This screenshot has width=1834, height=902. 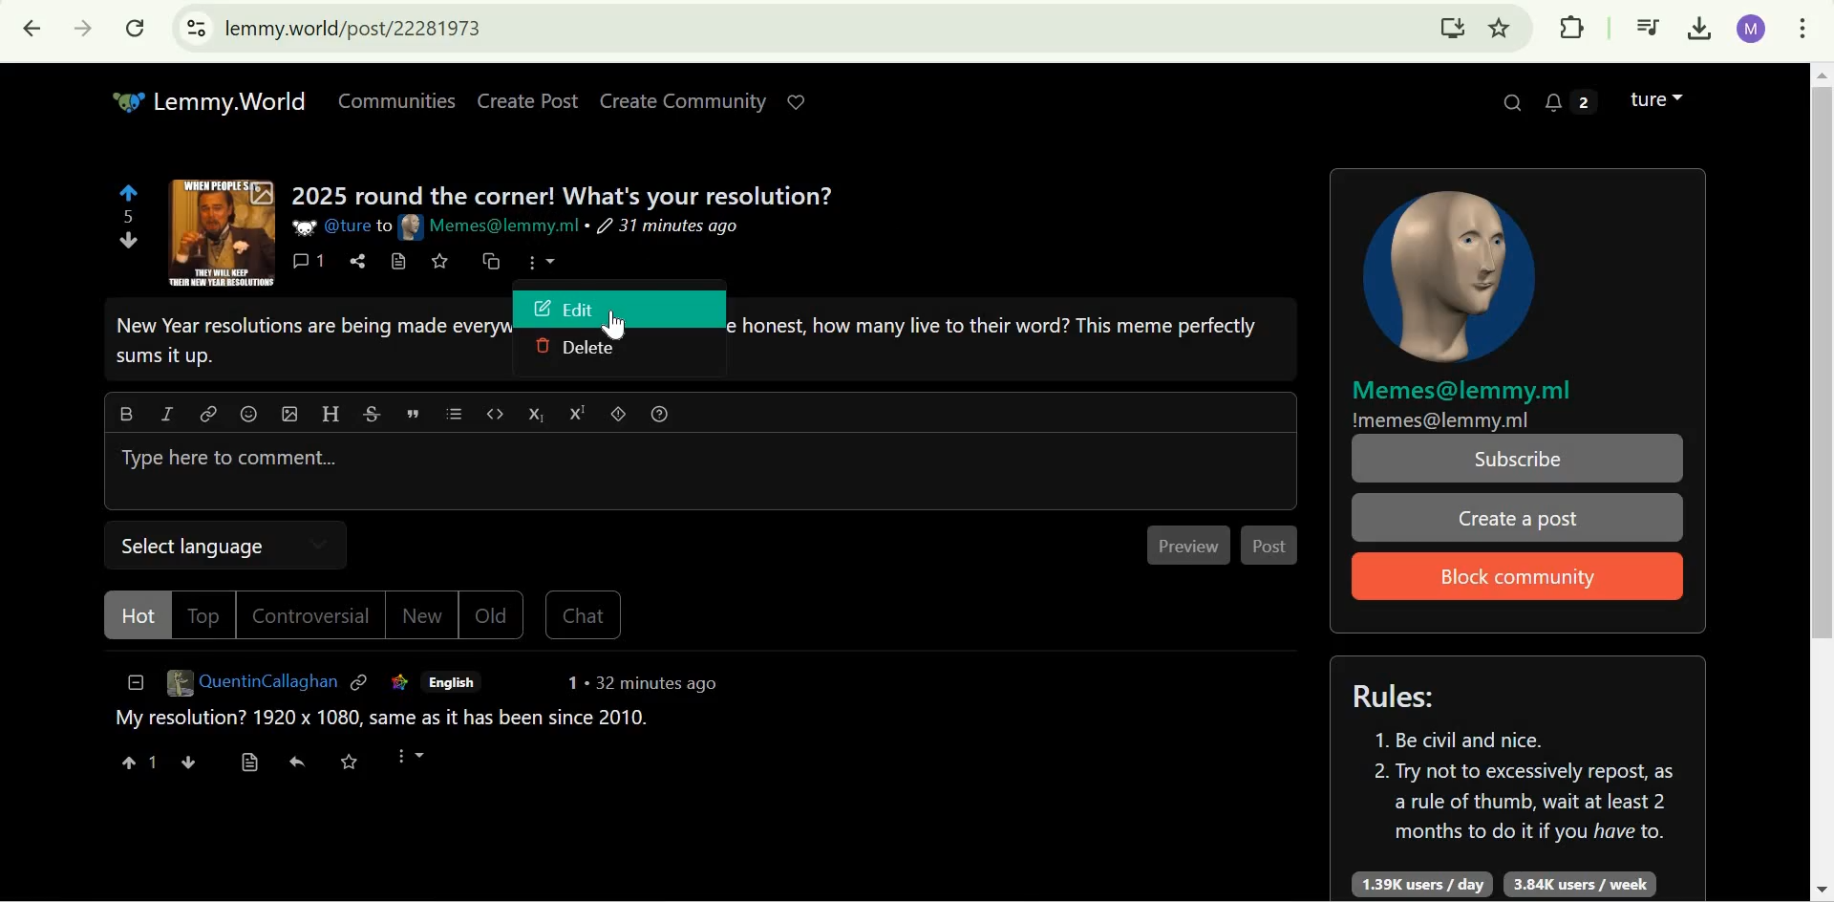 I want to click on 3.84K users/week, so click(x=1578, y=885).